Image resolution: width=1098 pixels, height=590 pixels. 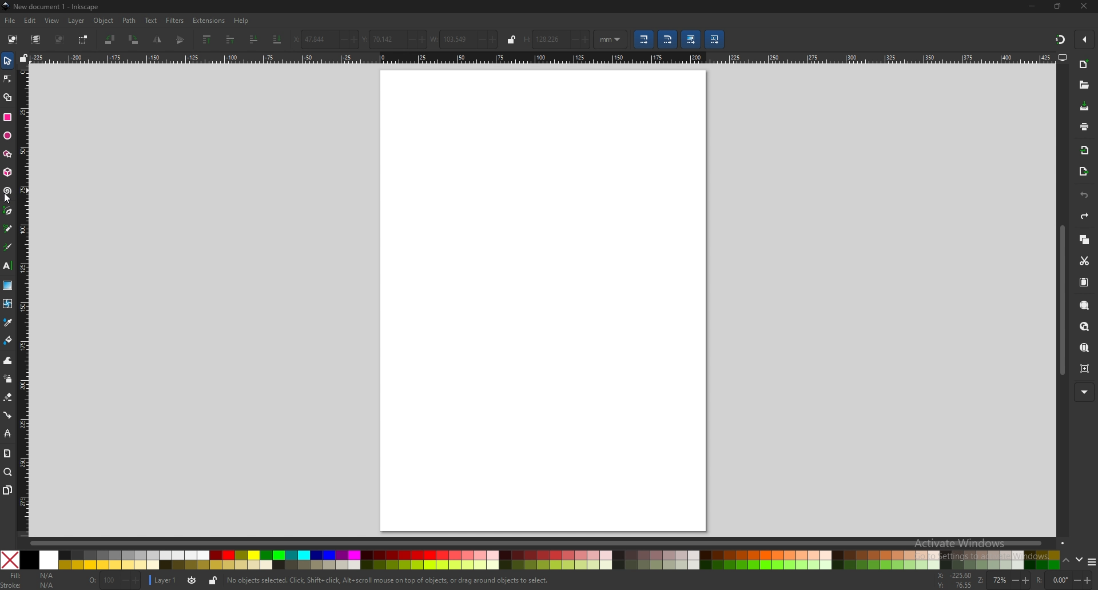 I want to click on move pattern, so click(x=715, y=39).